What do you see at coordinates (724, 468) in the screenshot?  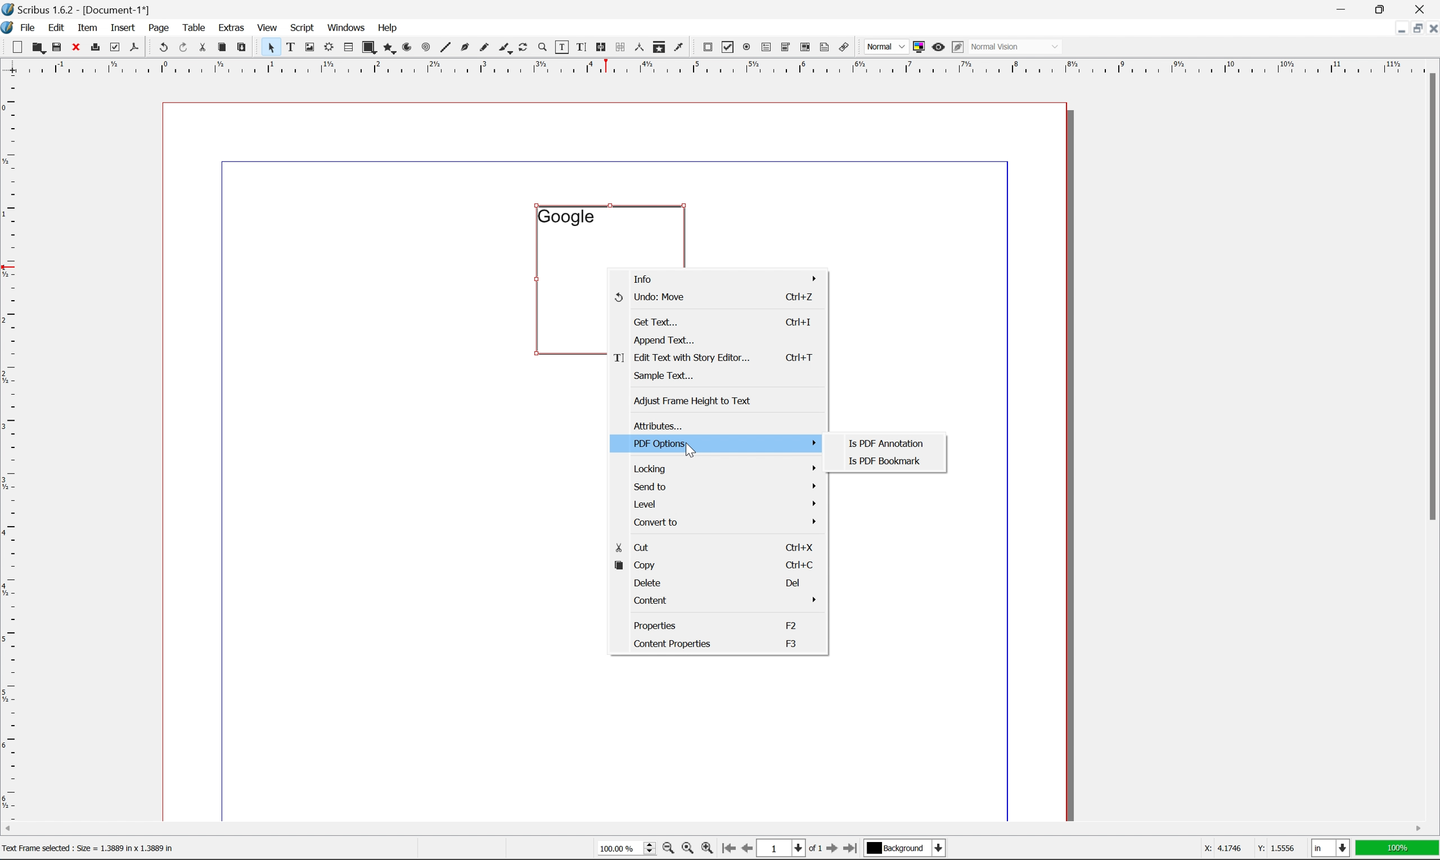 I see `locking` at bounding box center [724, 468].